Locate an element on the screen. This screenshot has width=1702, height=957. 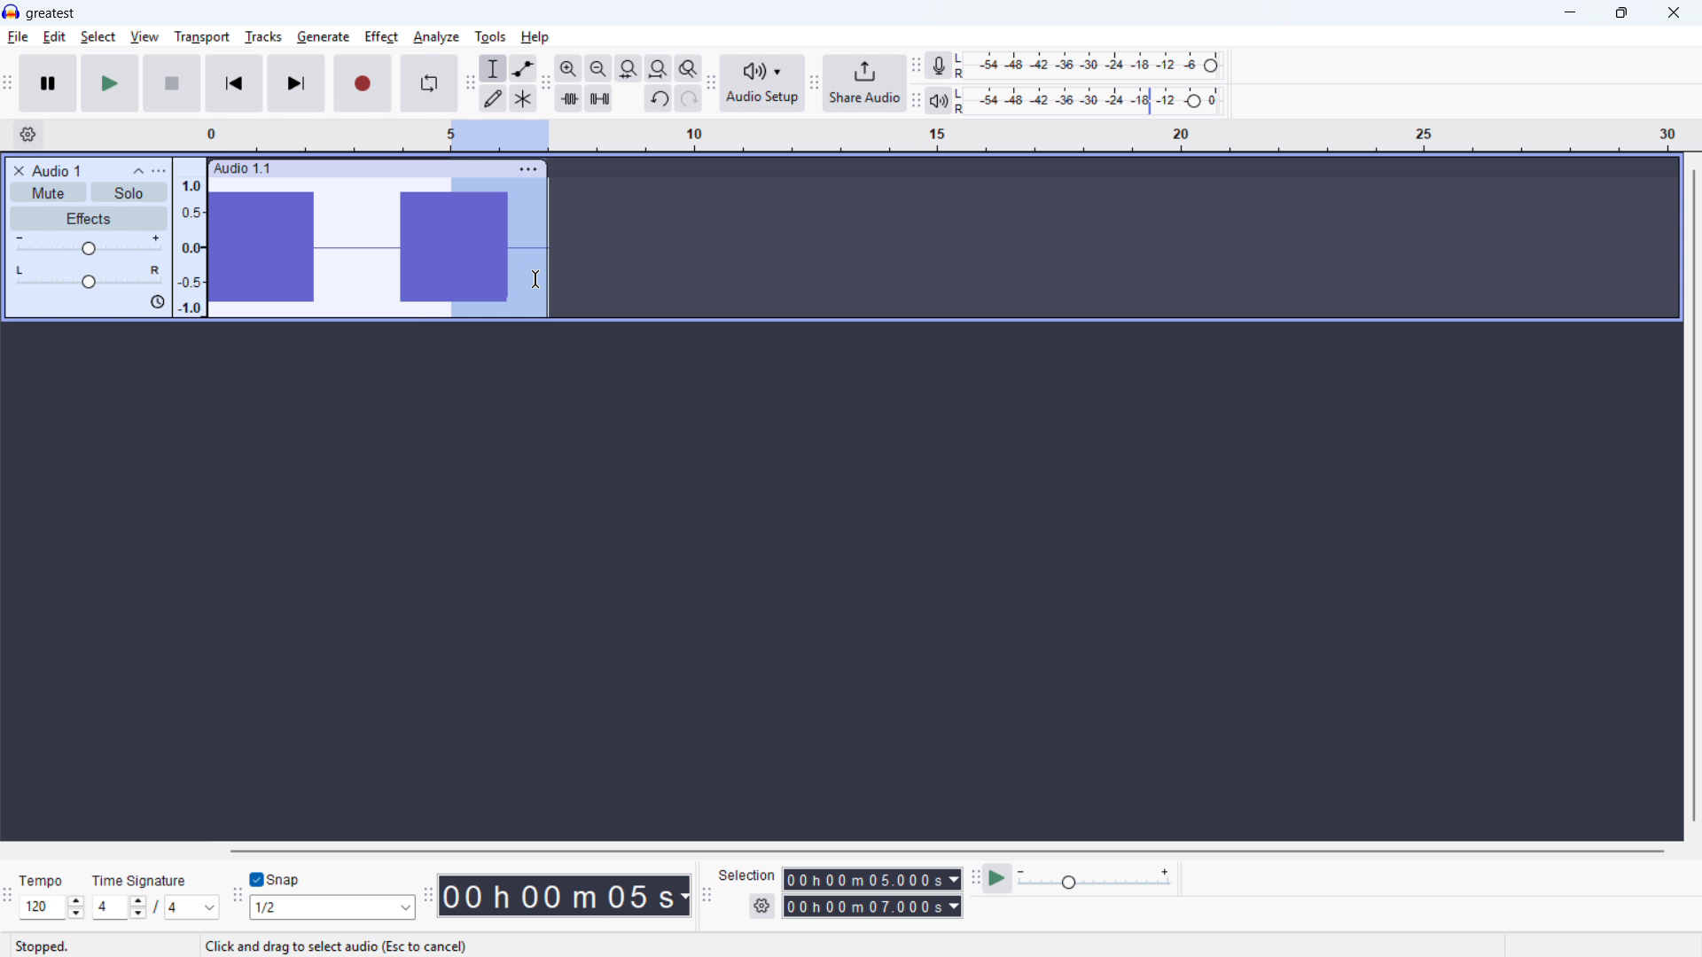
Zoom out  is located at coordinates (599, 69).